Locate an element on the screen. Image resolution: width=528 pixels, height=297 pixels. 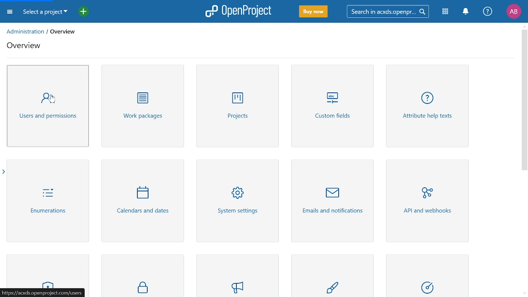
System settings is located at coordinates (237, 201).